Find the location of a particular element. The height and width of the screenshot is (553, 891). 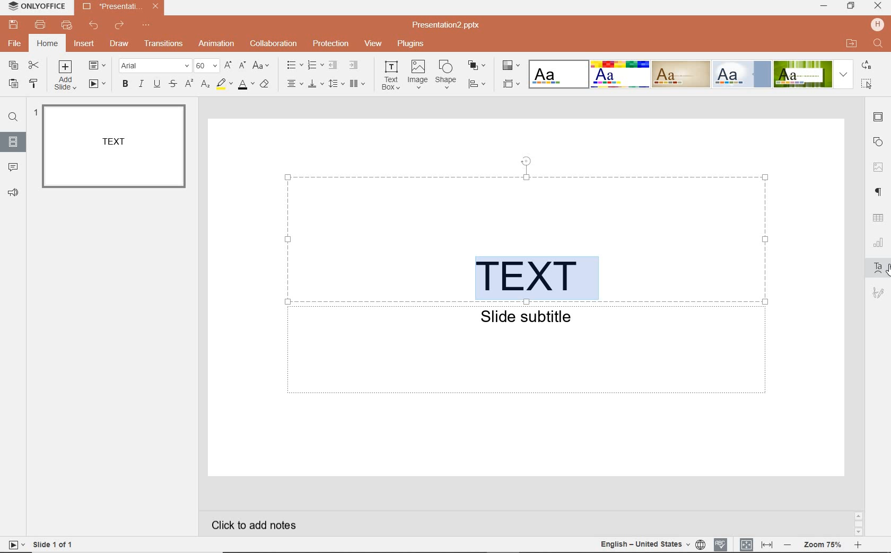

select is located at coordinates (867, 83).